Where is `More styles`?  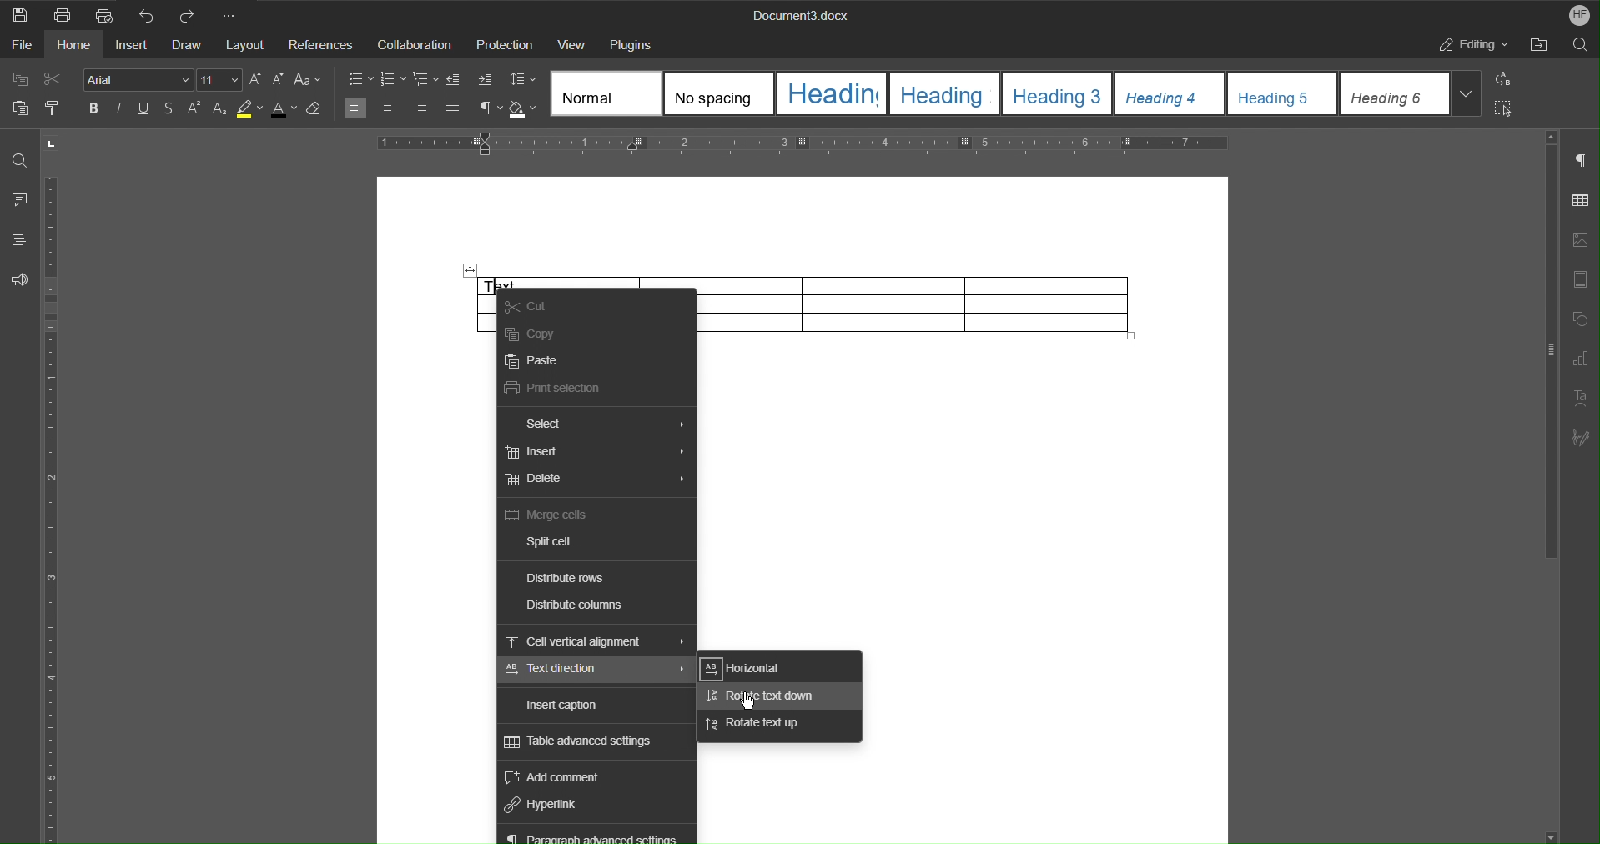 More styles is located at coordinates (1467, 93).